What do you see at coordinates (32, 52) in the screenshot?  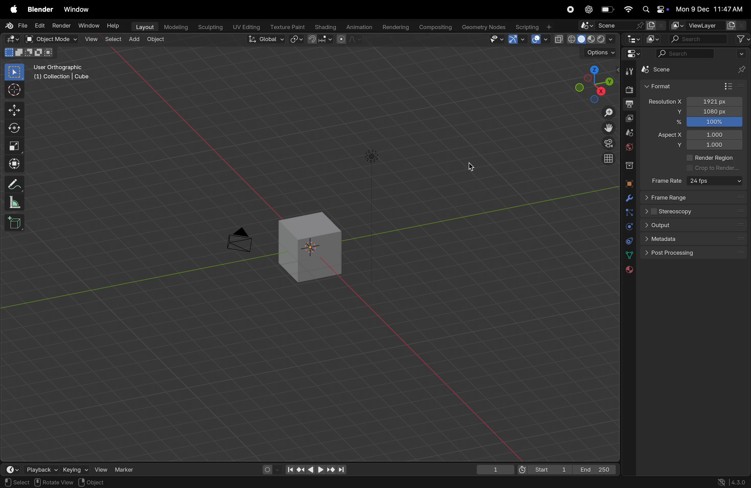 I see `modes` at bounding box center [32, 52].